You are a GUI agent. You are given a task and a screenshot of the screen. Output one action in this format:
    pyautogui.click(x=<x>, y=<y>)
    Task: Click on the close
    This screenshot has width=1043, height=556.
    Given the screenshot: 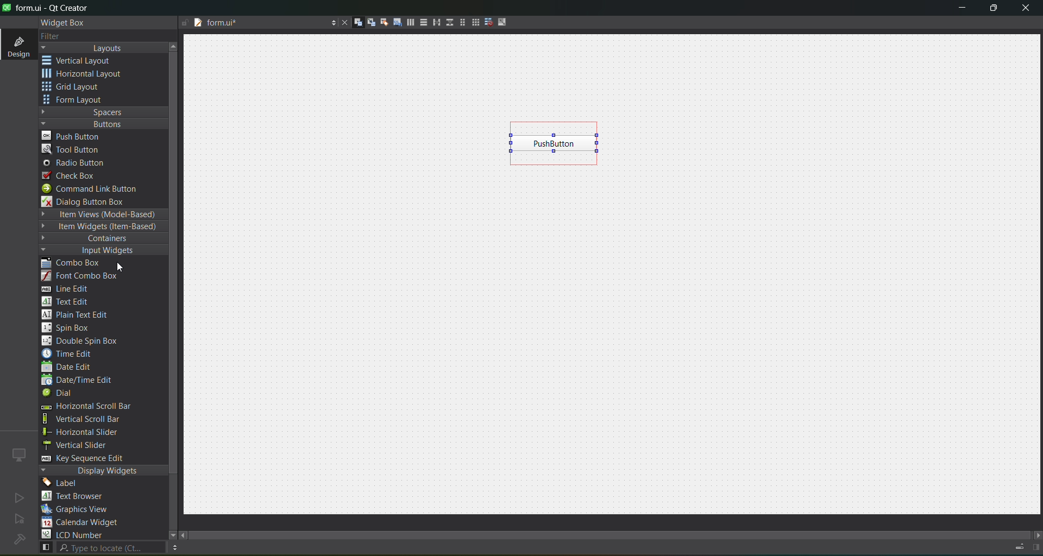 What is the action you would take?
    pyautogui.click(x=1026, y=9)
    